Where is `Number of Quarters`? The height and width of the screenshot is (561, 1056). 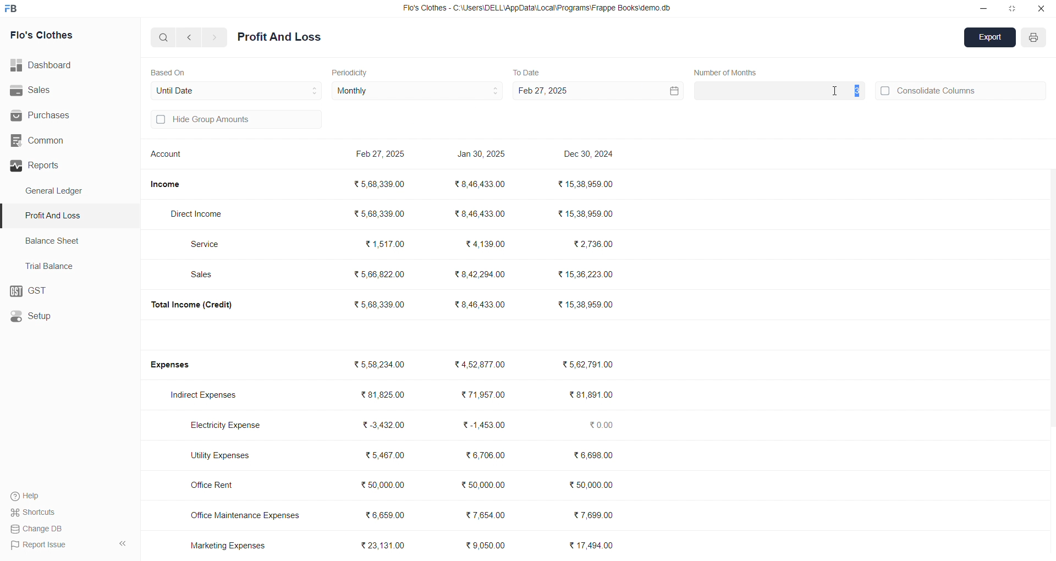 Number of Quarters is located at coordinates (729, 72).